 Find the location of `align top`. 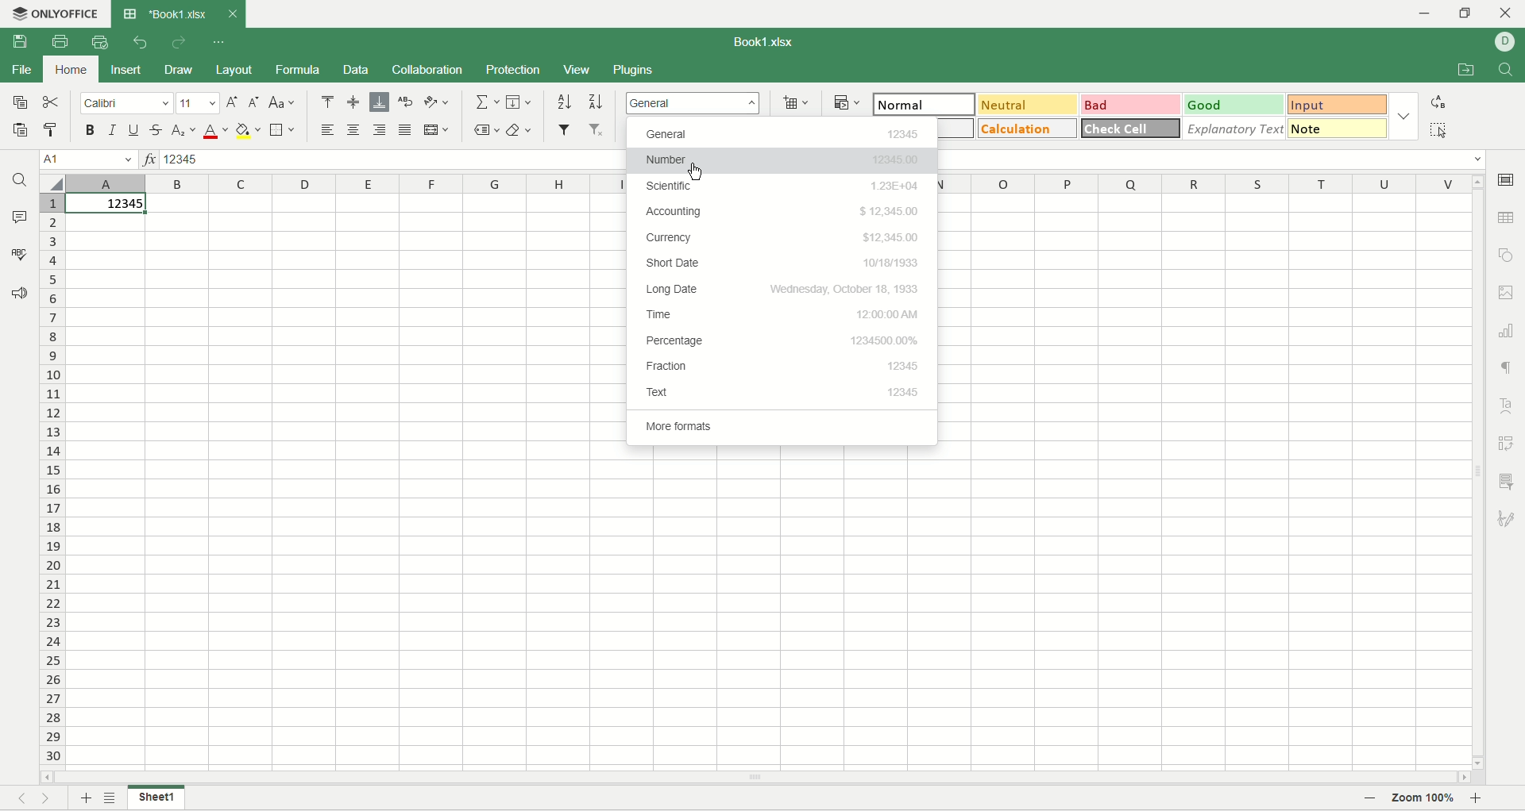

align top is located at coordinates (326, 102).